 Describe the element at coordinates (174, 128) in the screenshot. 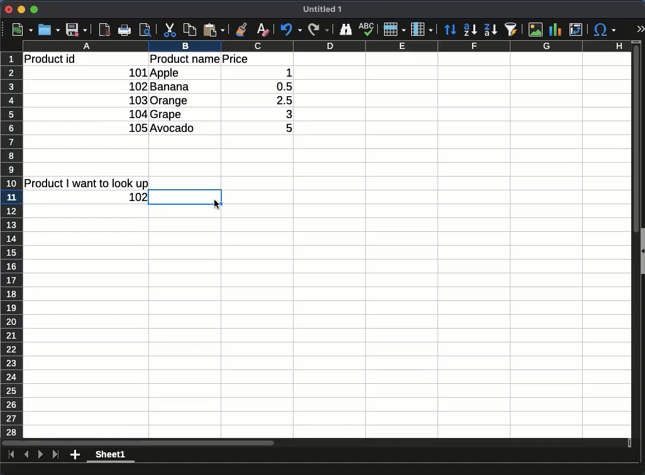

I see `avocado` at that location.